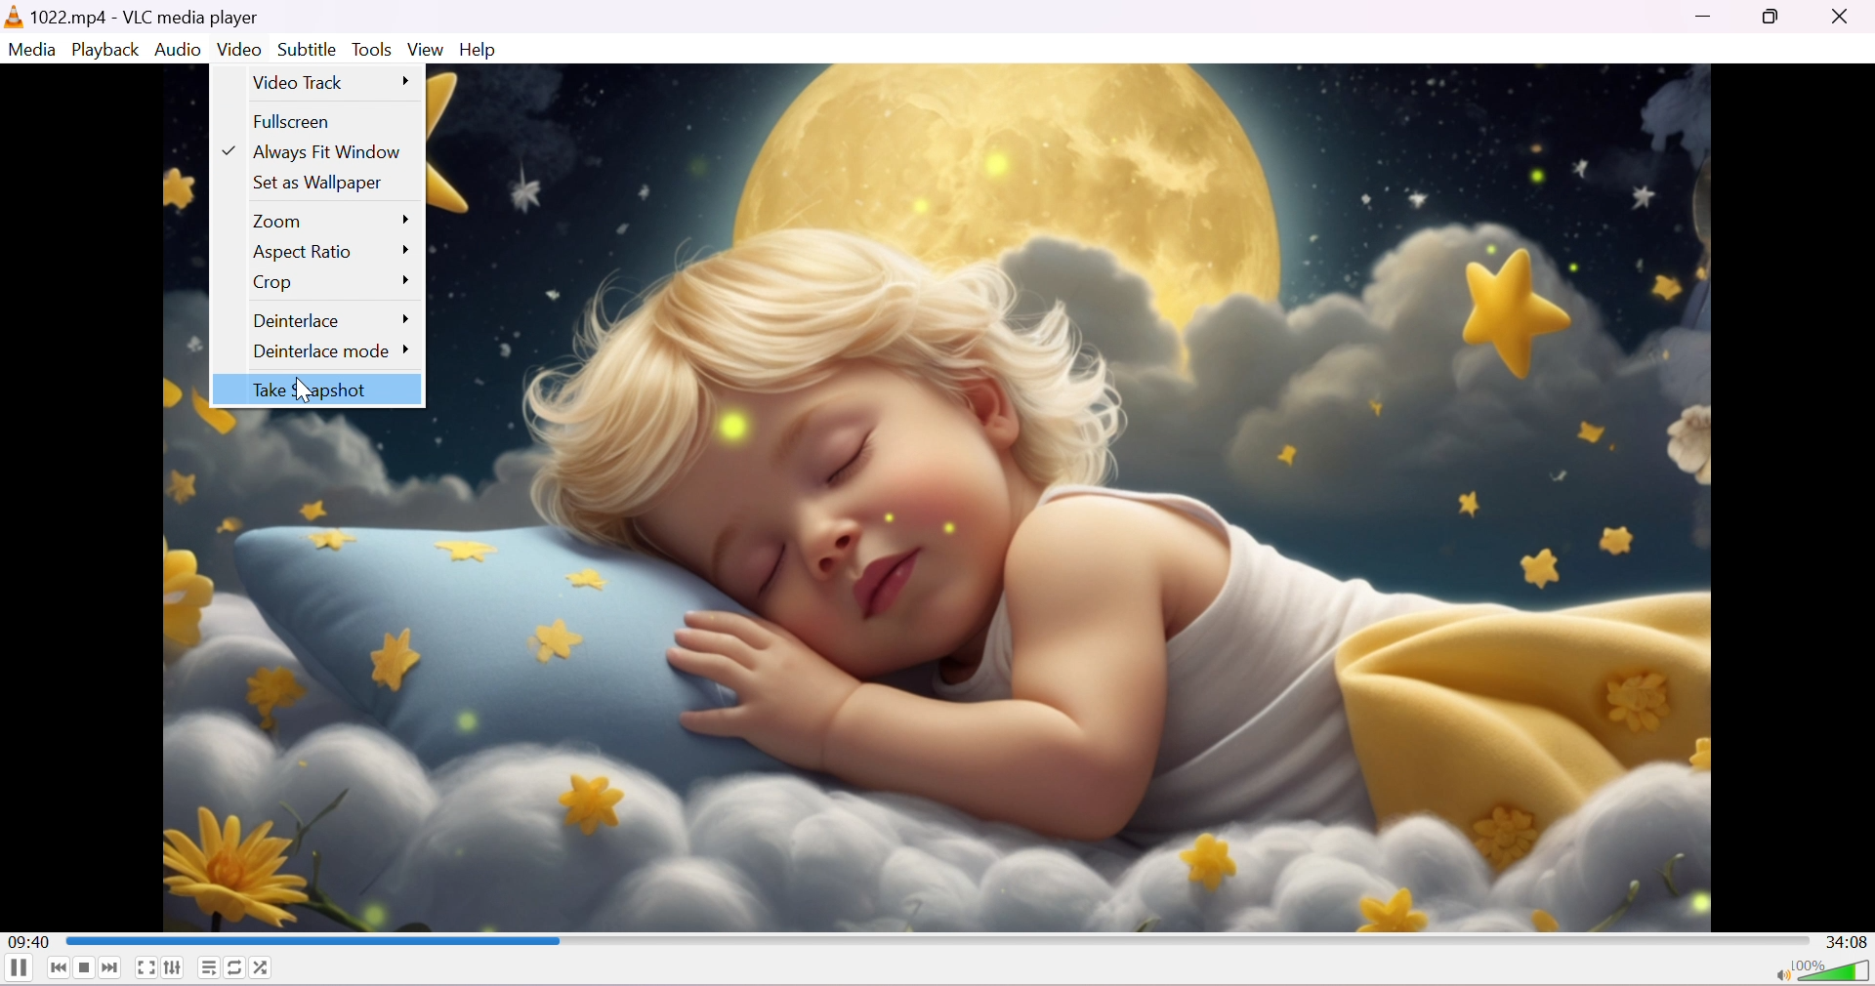 This screenshot has width=1875, height=986. Describe the element at coordinates (1705, 22) in the screenshot. I see `Minimize` at that location.